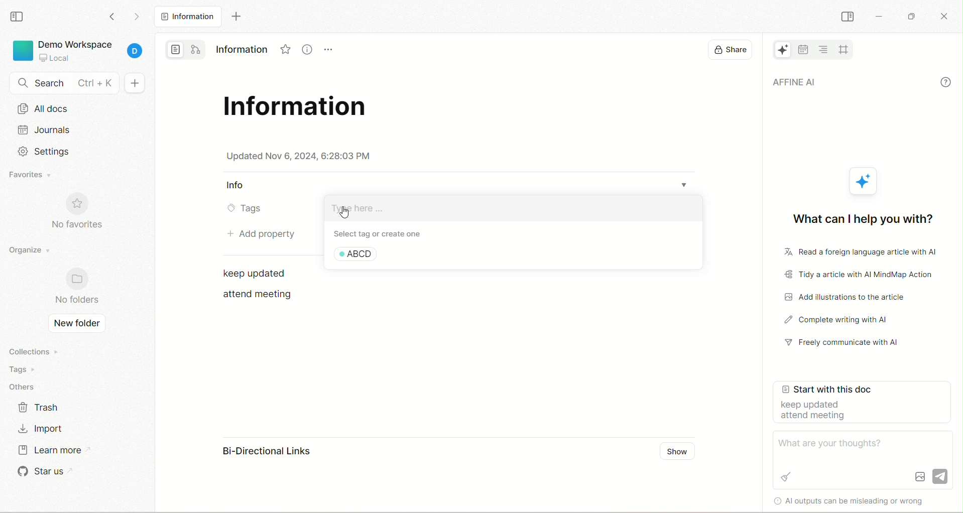  What do you see at coordinates (44, 152) in the screenshot?
I see `Setting` at bounding box center [44, 152].